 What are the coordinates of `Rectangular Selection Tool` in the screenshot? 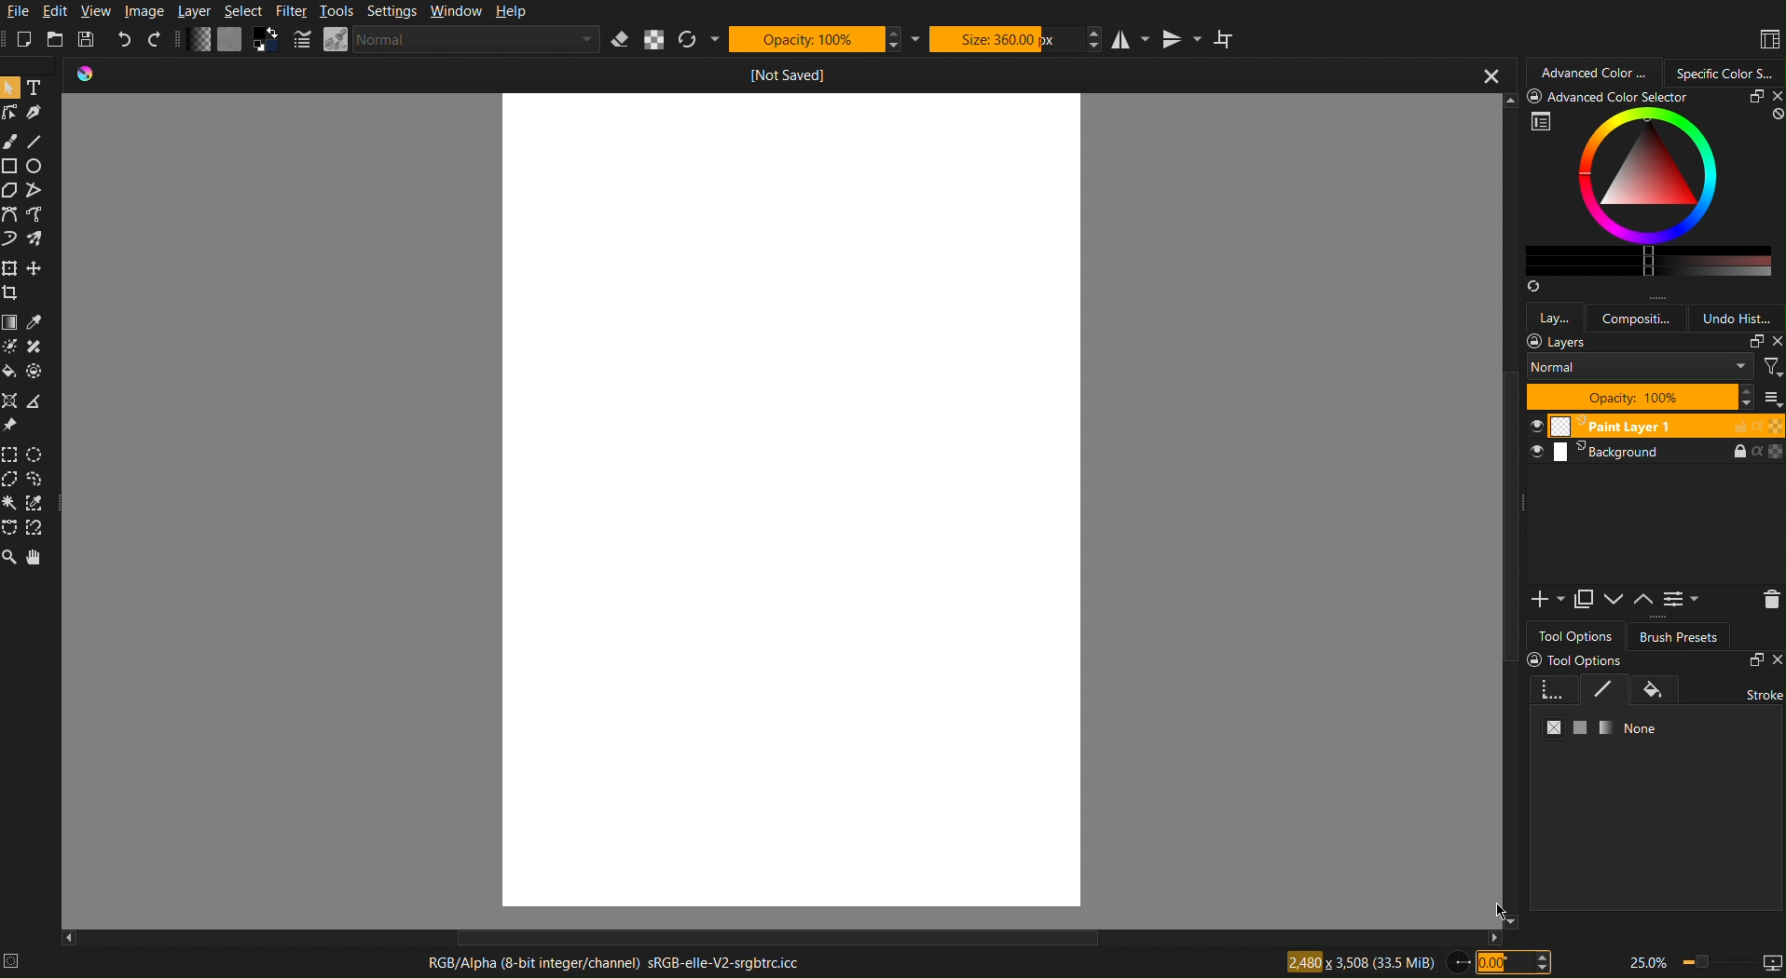 It's located at (10, 455).